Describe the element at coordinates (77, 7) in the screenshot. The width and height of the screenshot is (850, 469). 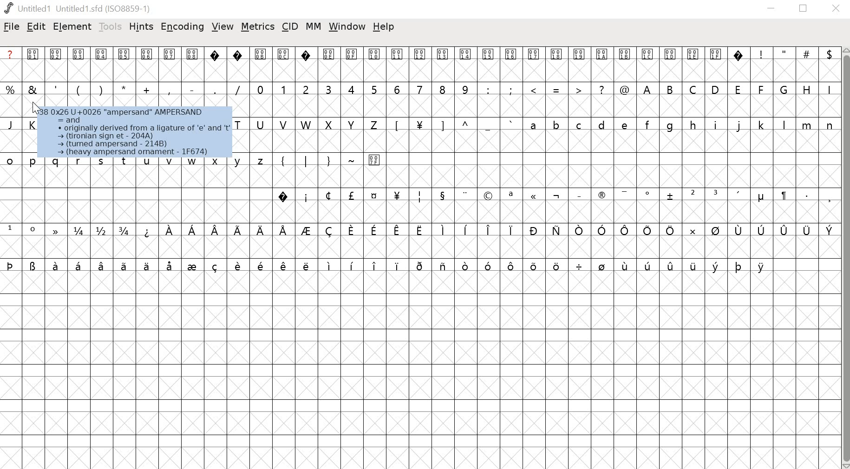
I see `Untitled 1 Untitled1.shd (ISO8859-1)` at that location.